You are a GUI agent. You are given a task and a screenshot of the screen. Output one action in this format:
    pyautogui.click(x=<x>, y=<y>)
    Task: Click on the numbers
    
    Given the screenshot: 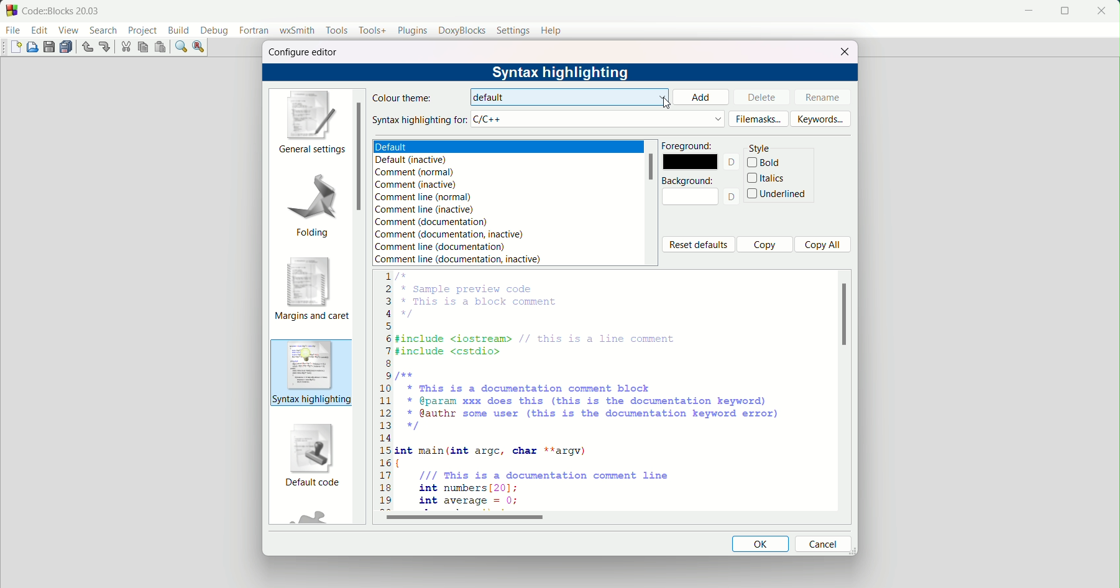 What is the action you would take?
    pyautogui.click(x=383, y=392)
    